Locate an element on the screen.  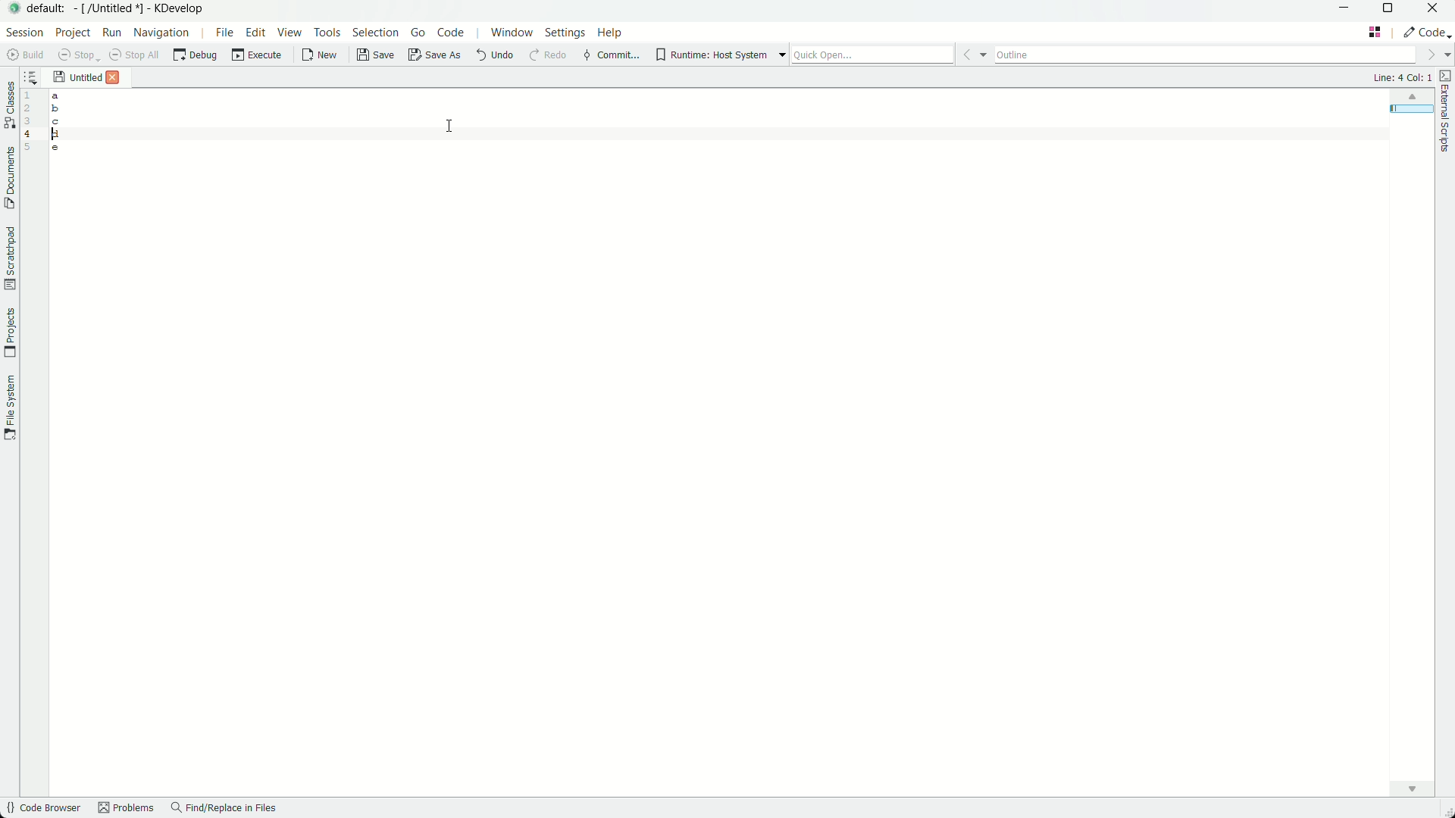
kdevelop is located at coordinates (183, 8).